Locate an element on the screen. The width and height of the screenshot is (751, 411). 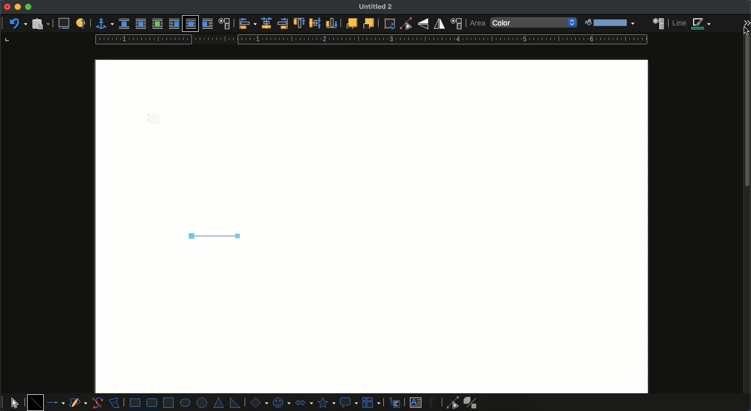
position and size is located at coordinates (456, 23).